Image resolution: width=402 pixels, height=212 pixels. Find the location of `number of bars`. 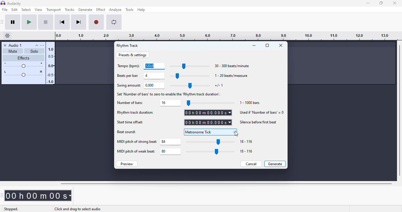

number of bars is located at coordinates (130, 103).